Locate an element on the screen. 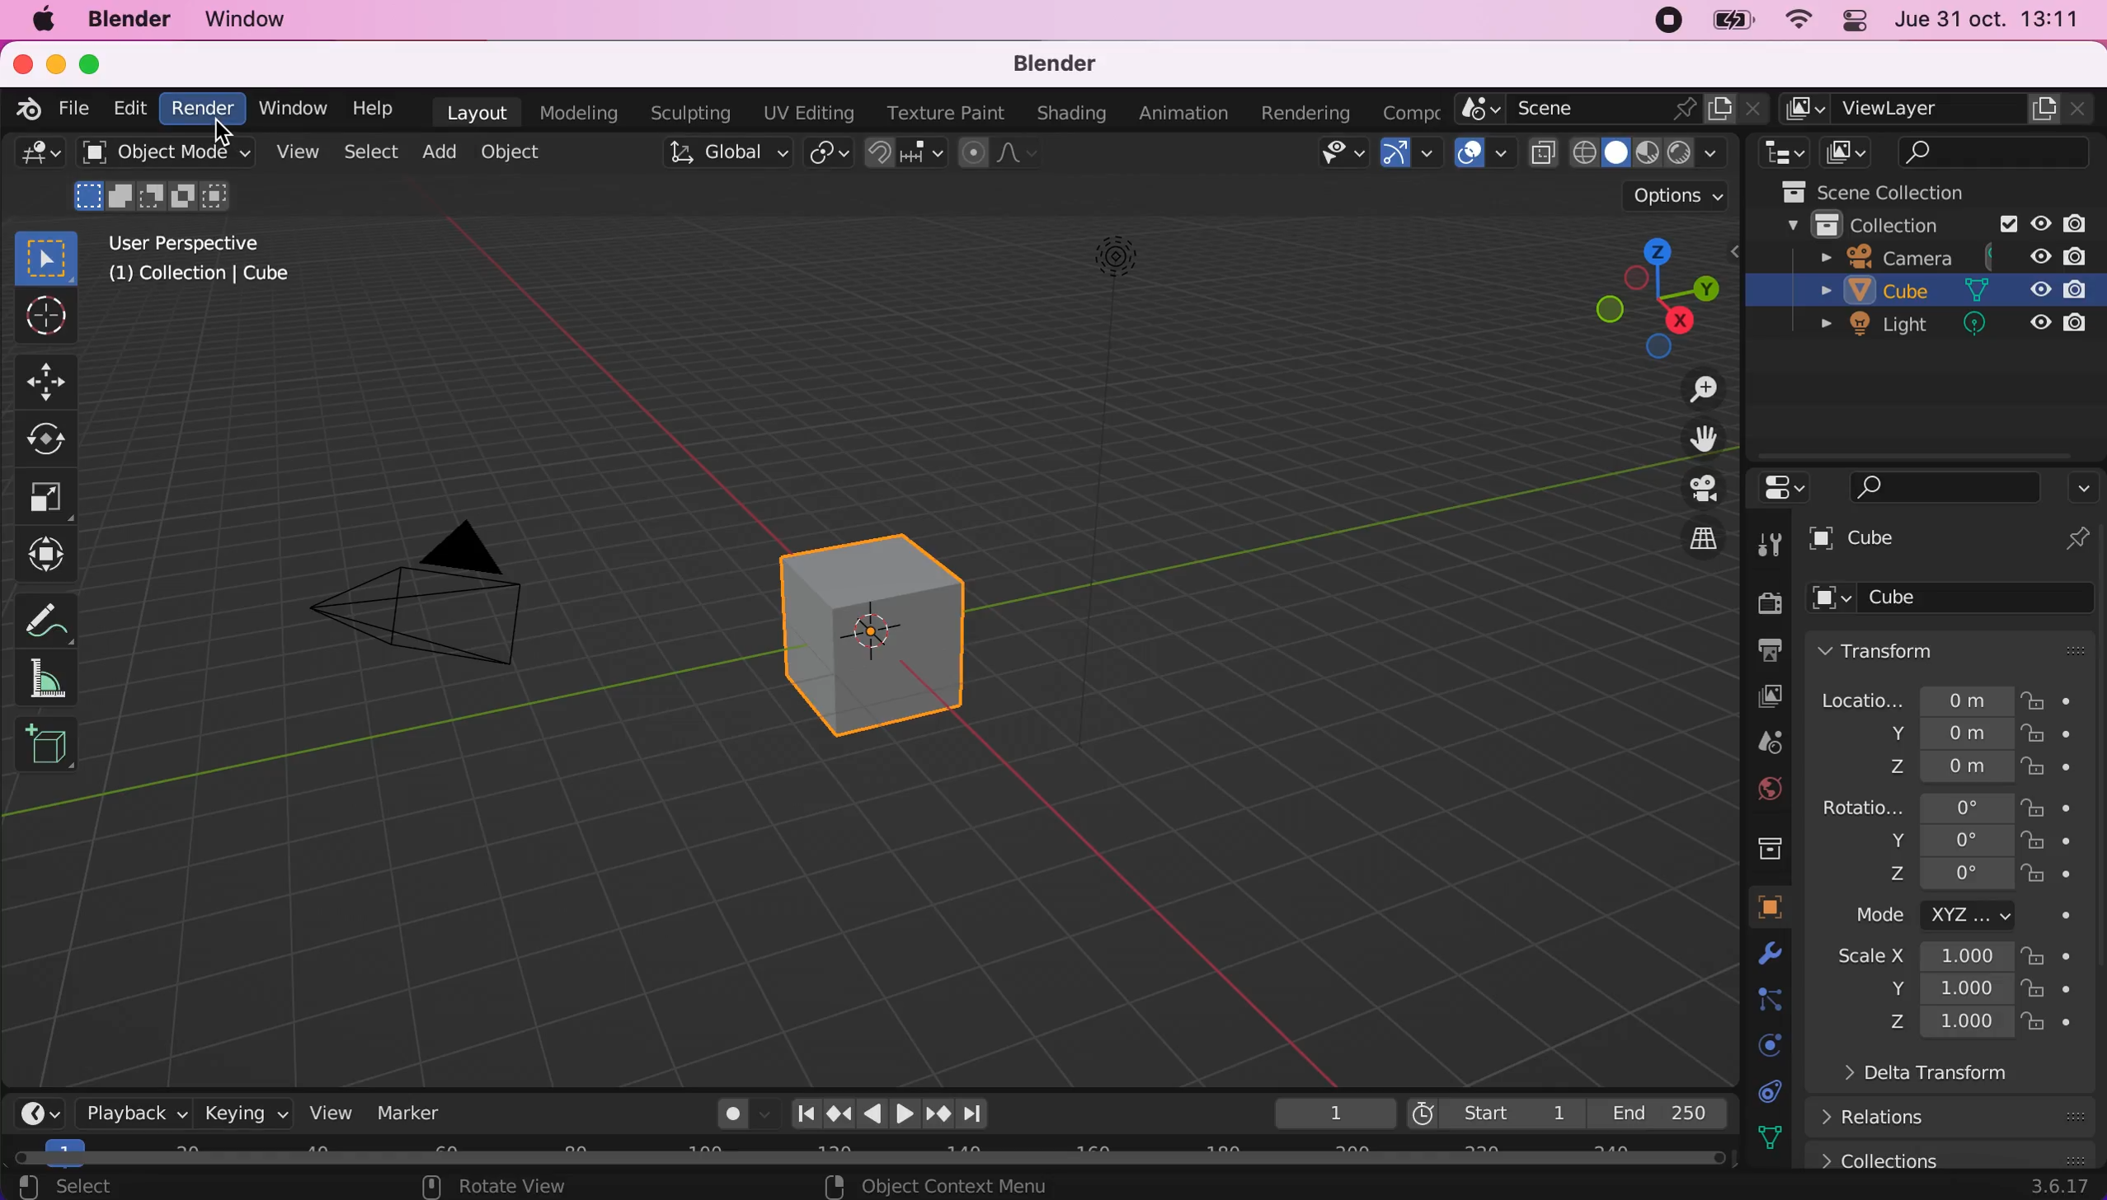 The height and width of the screenshot is (1200, 2107). global is located at coordinates (726, 152).